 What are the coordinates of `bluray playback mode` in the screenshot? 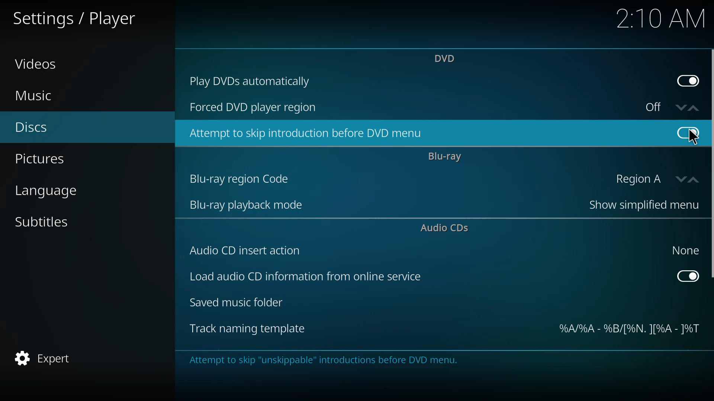 It's located at (251, 203).